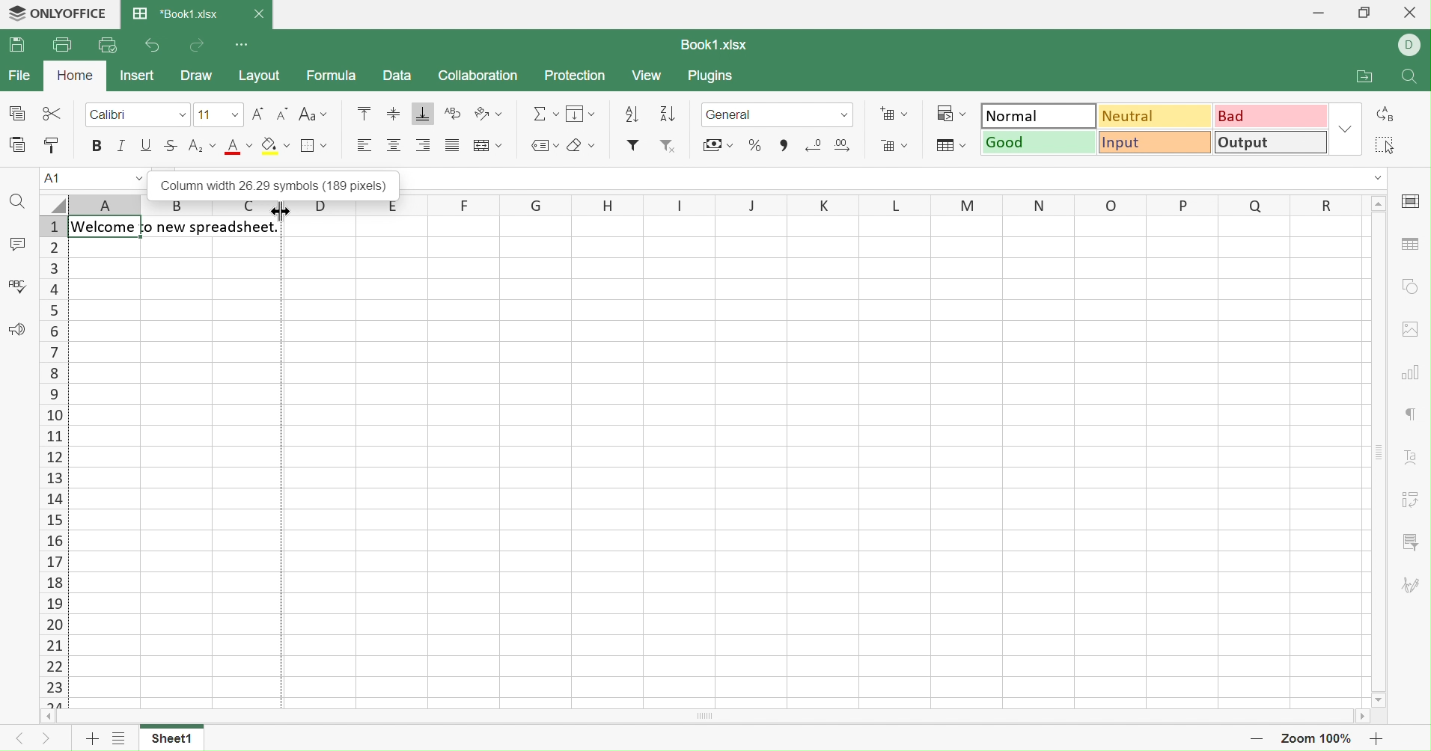  I want to click on Draw, so click(198, 77).